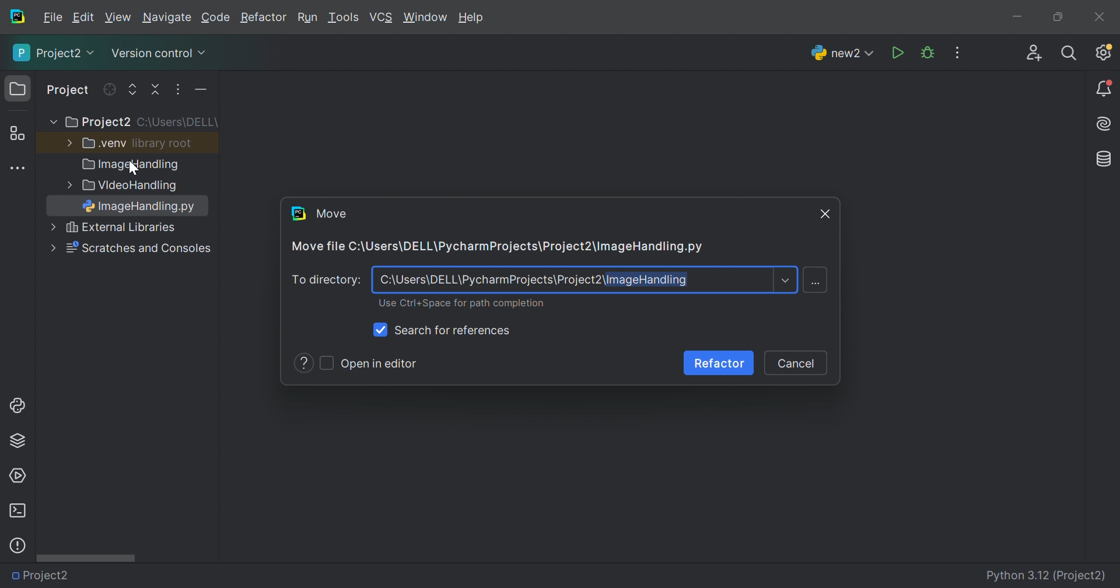 The height and width of the screenshot is (588, 1120). Describe the element at coordinates (134, 229) in the screenshot. I see `VideiHandling.py` at that location.